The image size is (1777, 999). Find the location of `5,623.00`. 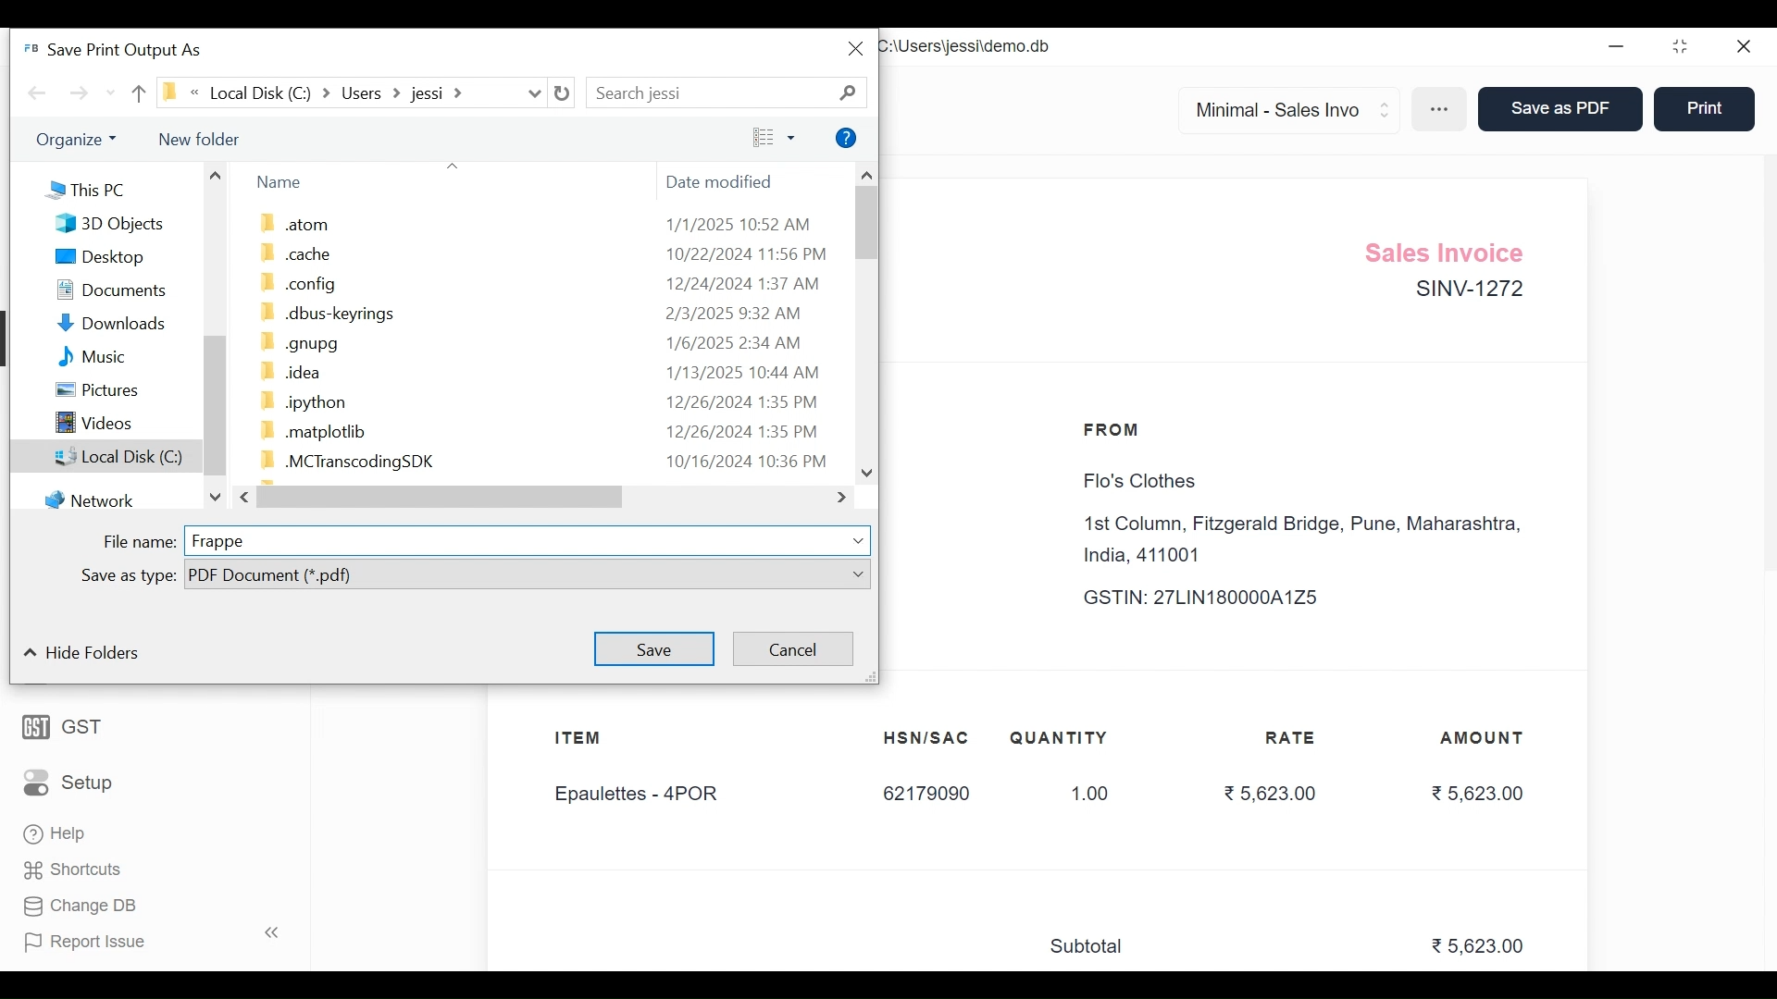

5,623.00 is located at coordinates (1481, 947).